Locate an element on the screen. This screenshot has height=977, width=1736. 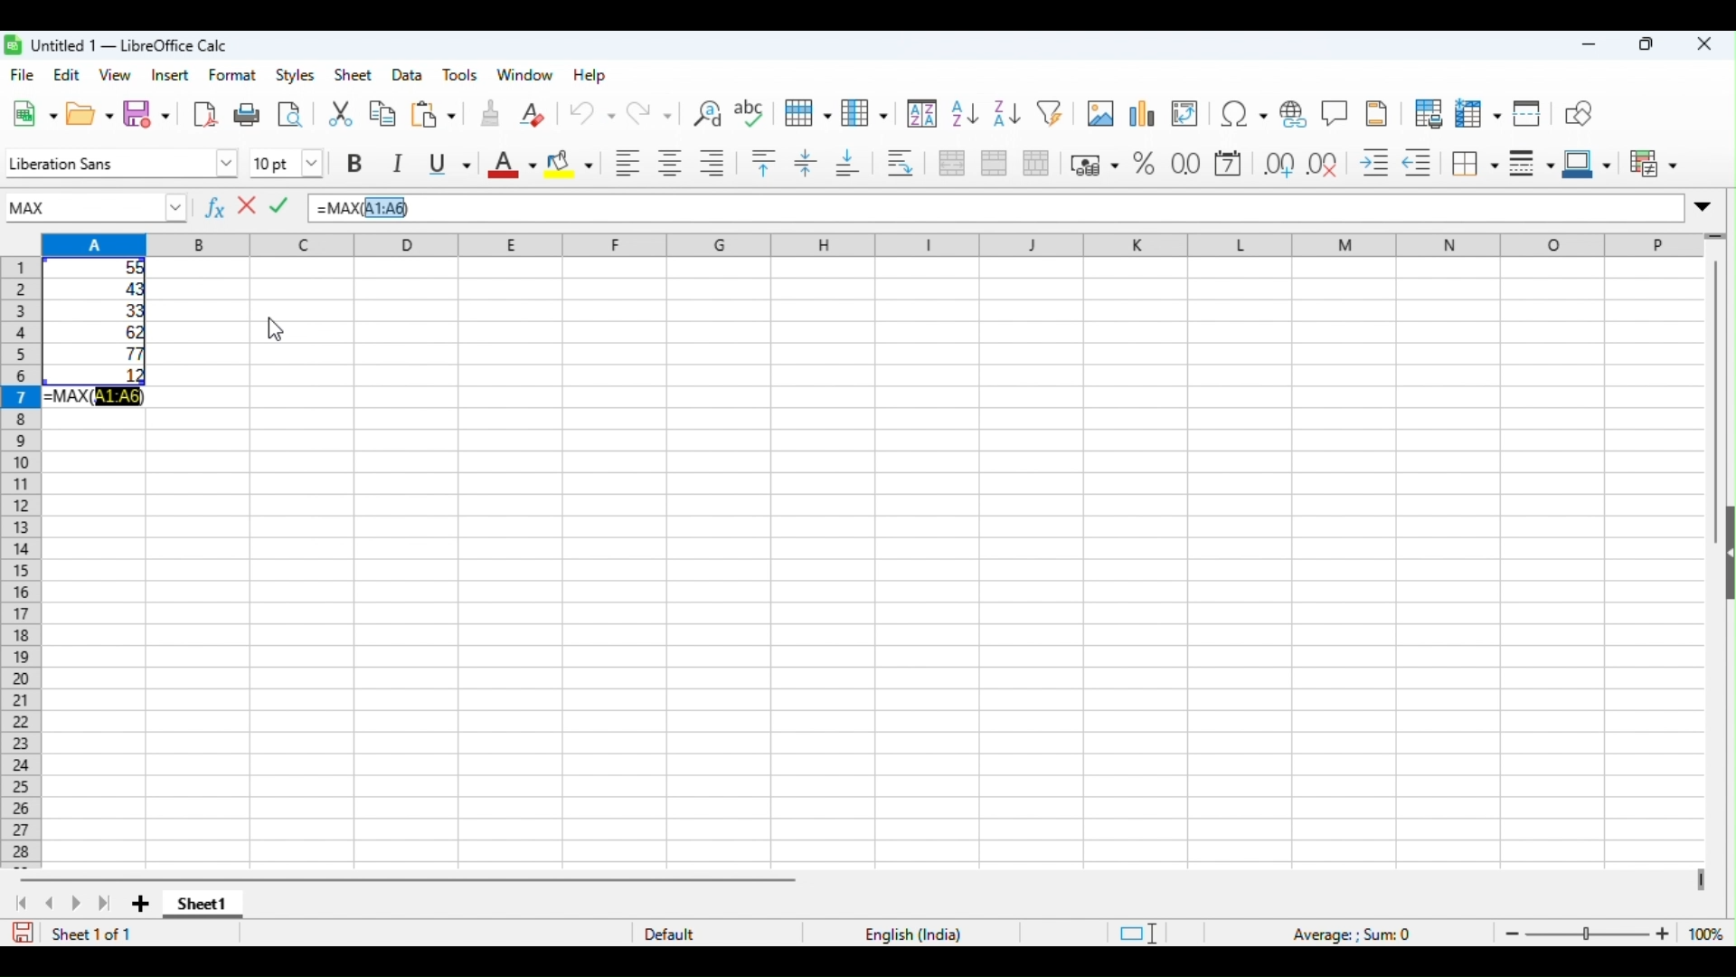
align left is located at coordinates (628, 164).